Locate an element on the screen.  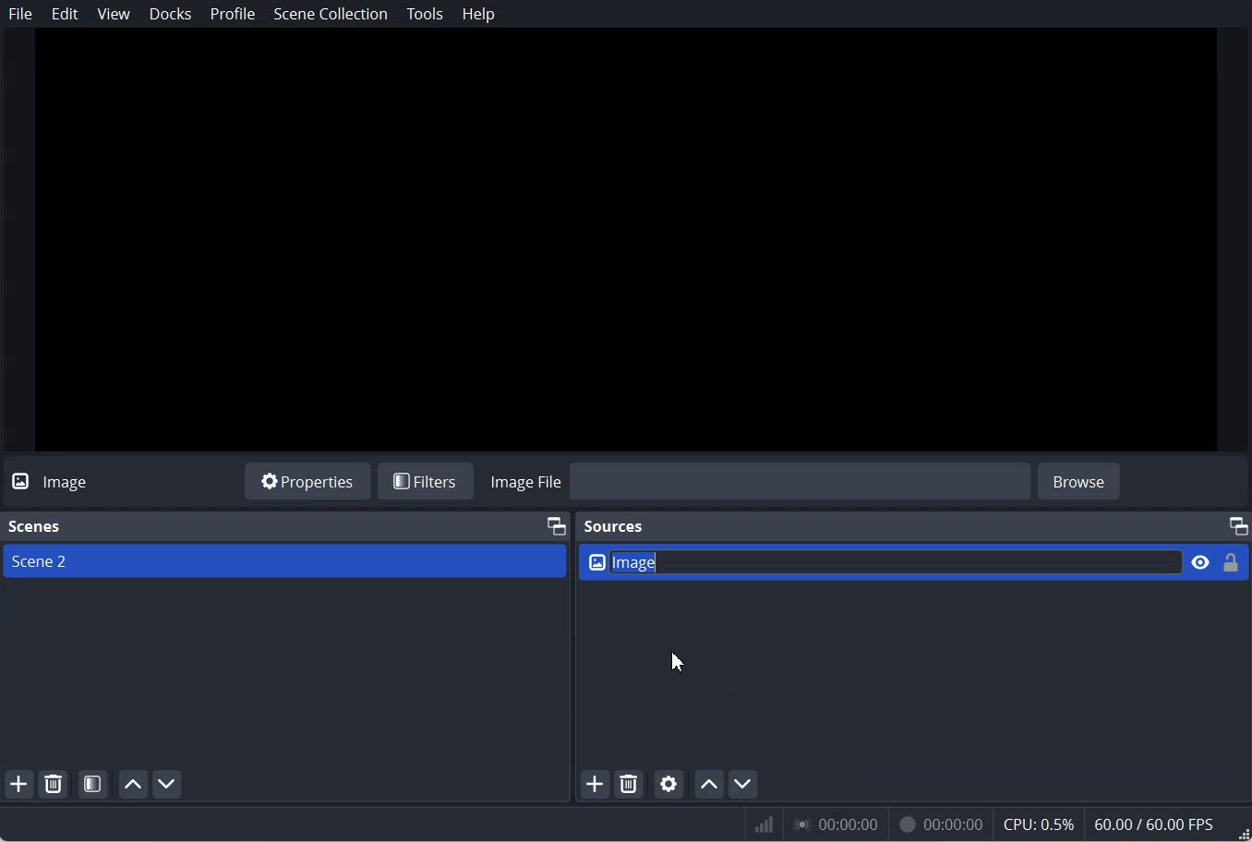
Move scene up is located at coordinates (133, 783).